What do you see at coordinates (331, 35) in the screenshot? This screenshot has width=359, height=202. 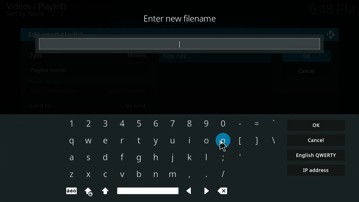 I see `kodi logo` at bounding box center [331, 35].